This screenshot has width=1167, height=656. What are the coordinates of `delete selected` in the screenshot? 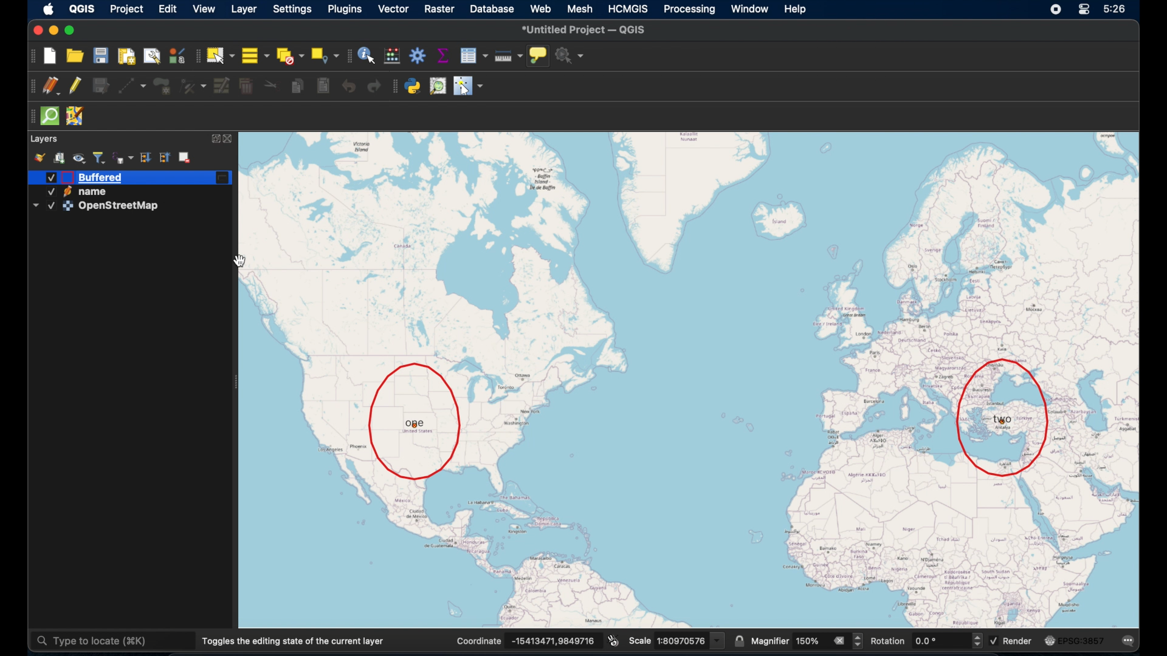 It's located at (246, 86).